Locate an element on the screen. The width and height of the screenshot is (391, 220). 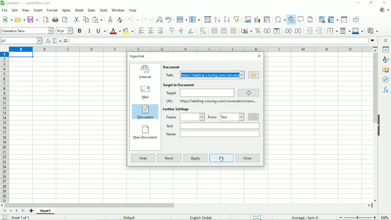
Border style is located at coordinates (345, 31).